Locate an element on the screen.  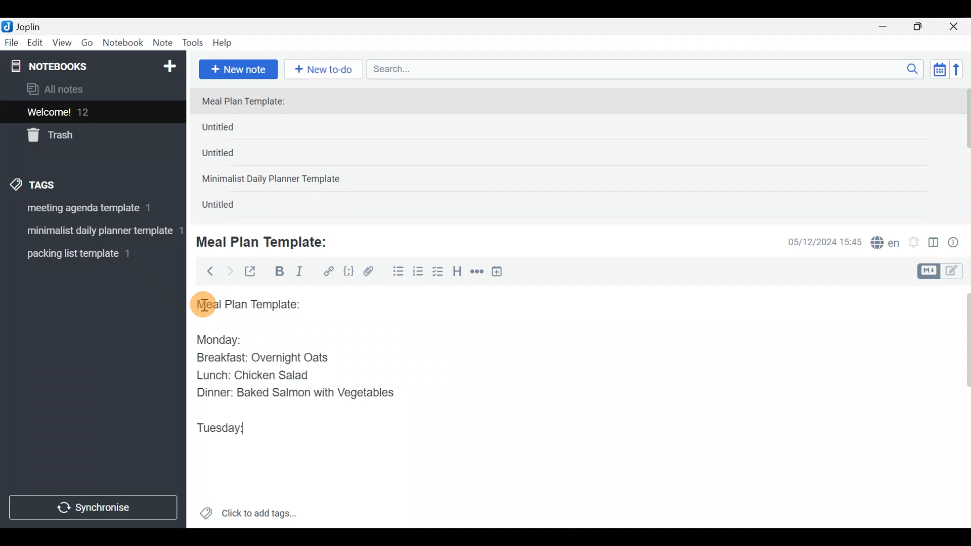
New to-do is located at coordinates (326, 70).